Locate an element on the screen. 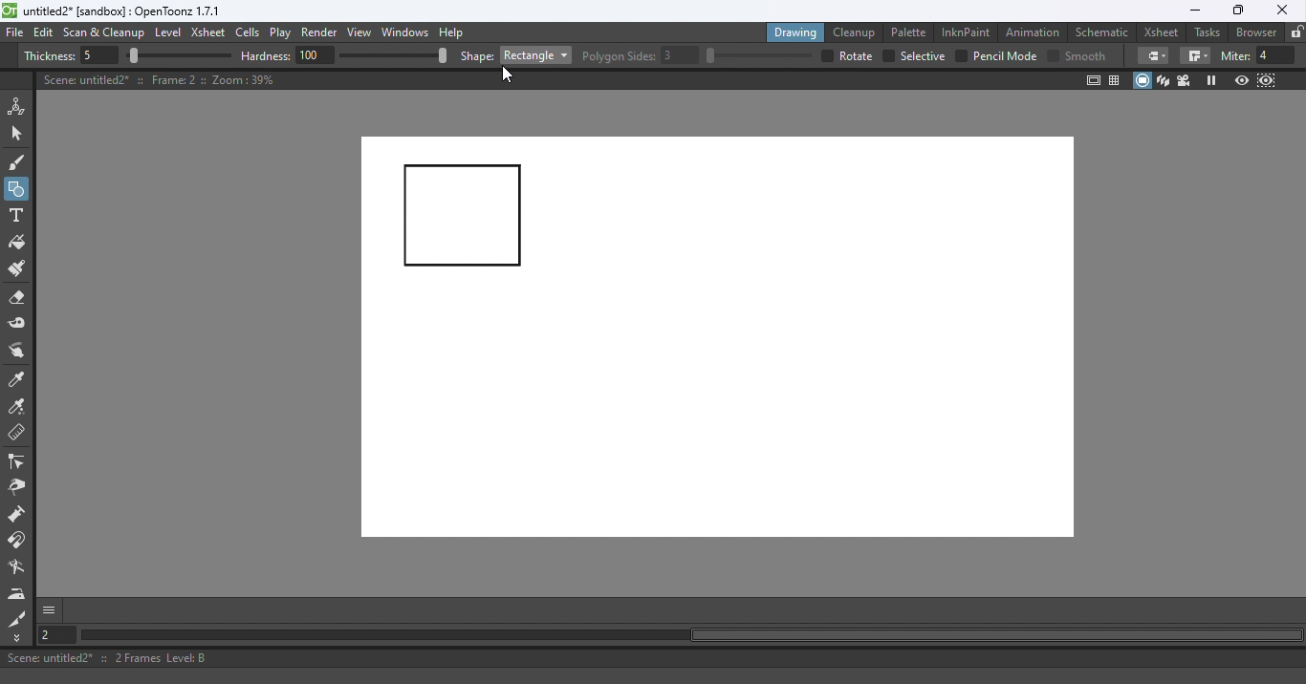 This screenshot has width=1306, height=684. Animation is located at coordinates (1035, 31).